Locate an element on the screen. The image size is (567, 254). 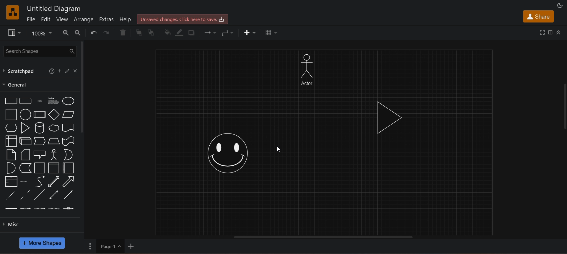
help is located at coordinates (50, 70).